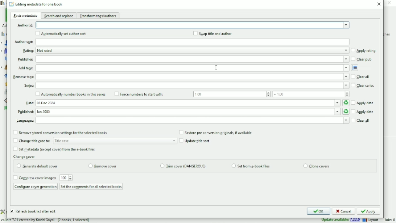  I want to click on Apply date, so click(363, 112).